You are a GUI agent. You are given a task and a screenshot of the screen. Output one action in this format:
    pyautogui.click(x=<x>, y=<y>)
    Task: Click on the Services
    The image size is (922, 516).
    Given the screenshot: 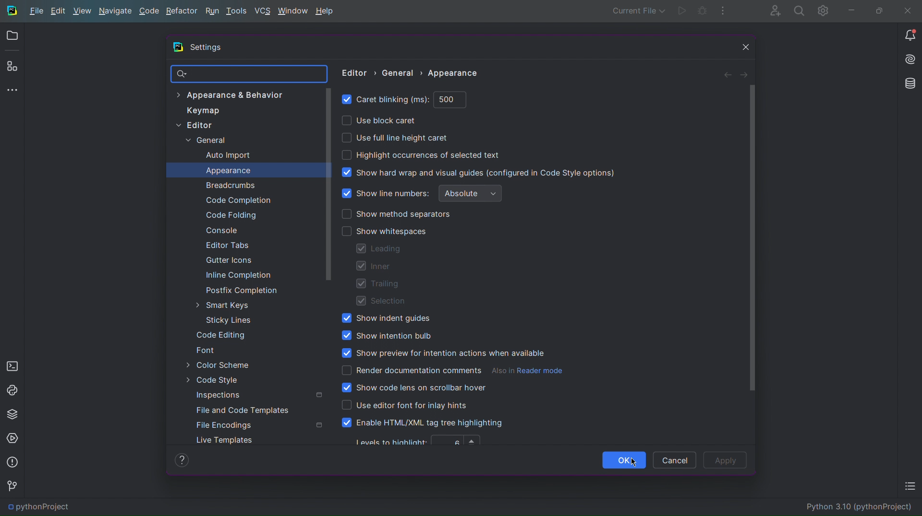 What is the action you would take?
    pyautogui.click(x=13, y=438)
    